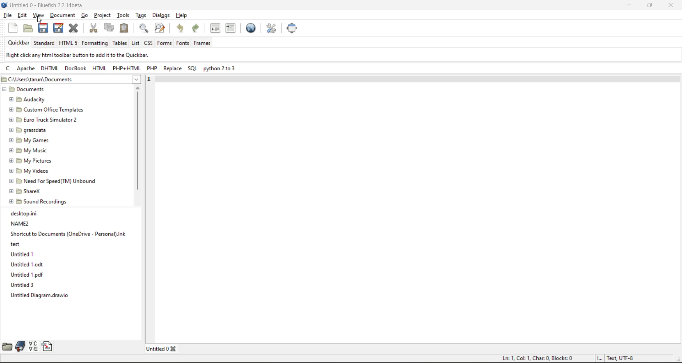  I want to click on Untitled 1.0dt, so click(31, 264).